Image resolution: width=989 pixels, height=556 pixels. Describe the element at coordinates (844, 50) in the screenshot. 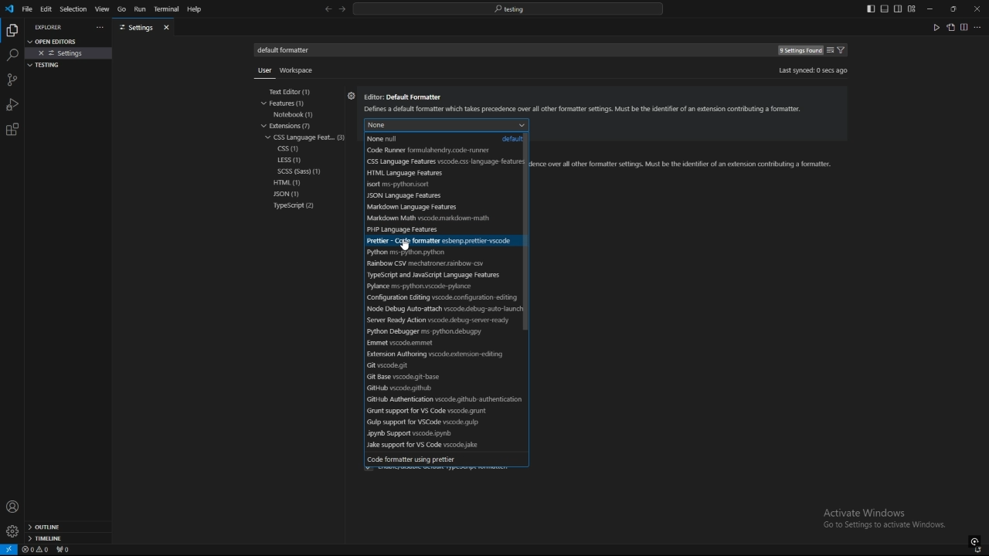

I see `filter settings` at that location.